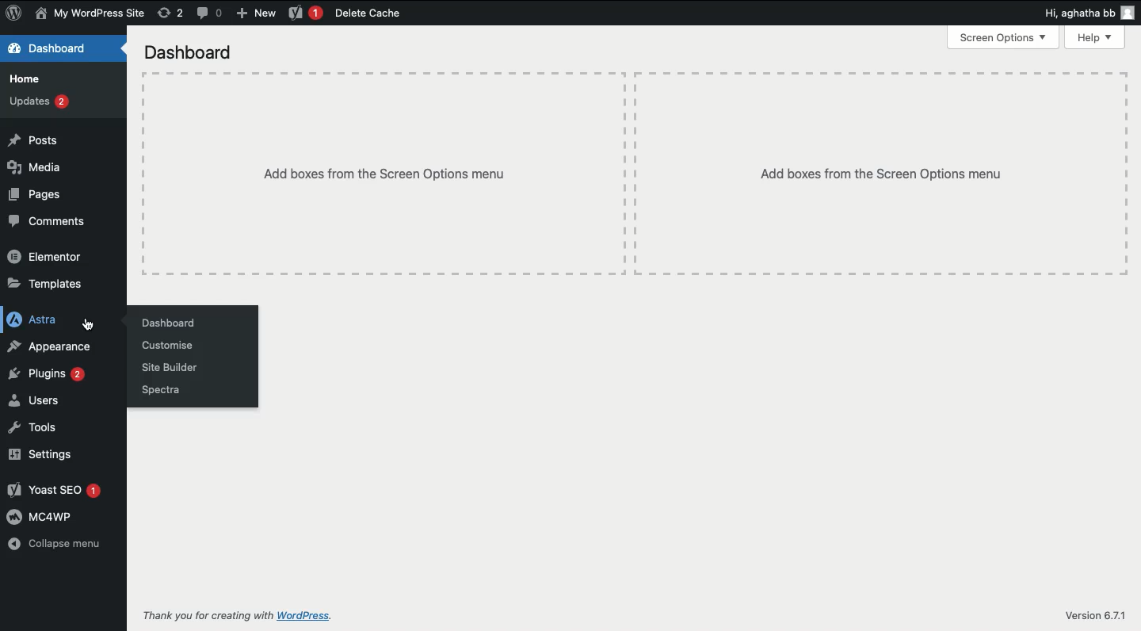 This screenshot has height=631, width=1141. I want to click on Yoast, so click(55, 489).